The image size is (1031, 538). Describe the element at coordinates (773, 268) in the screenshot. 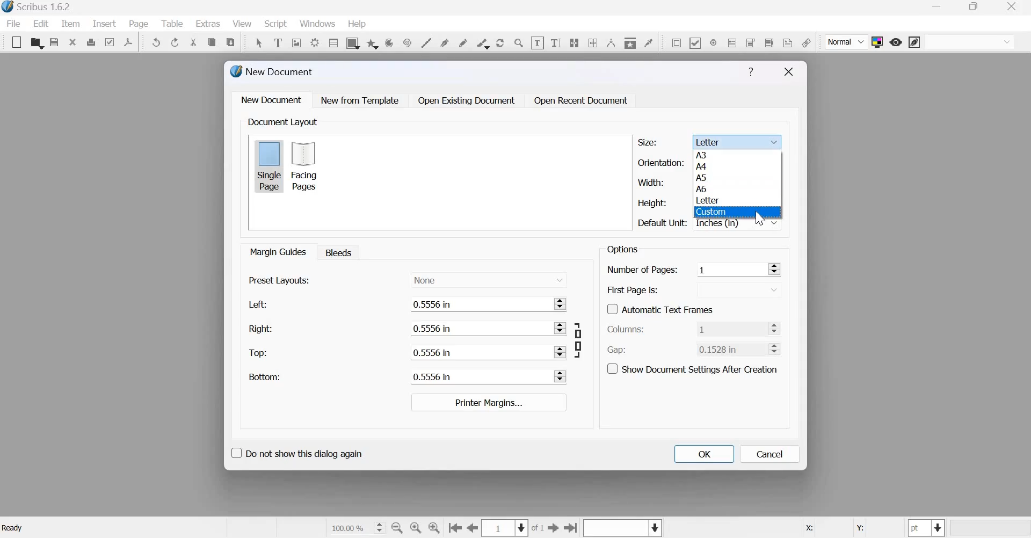

I see `Increase and Decrease` at that location.